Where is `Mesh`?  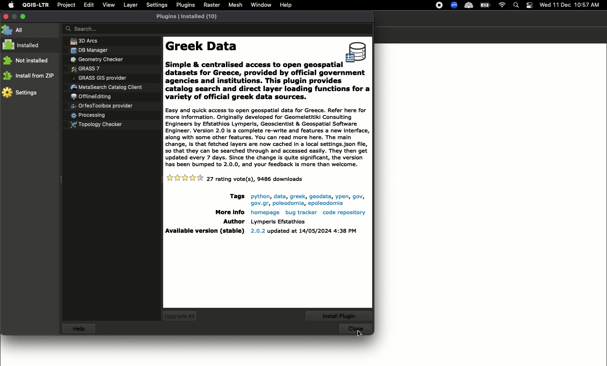
Mesh is located at coordinates (236, 5).